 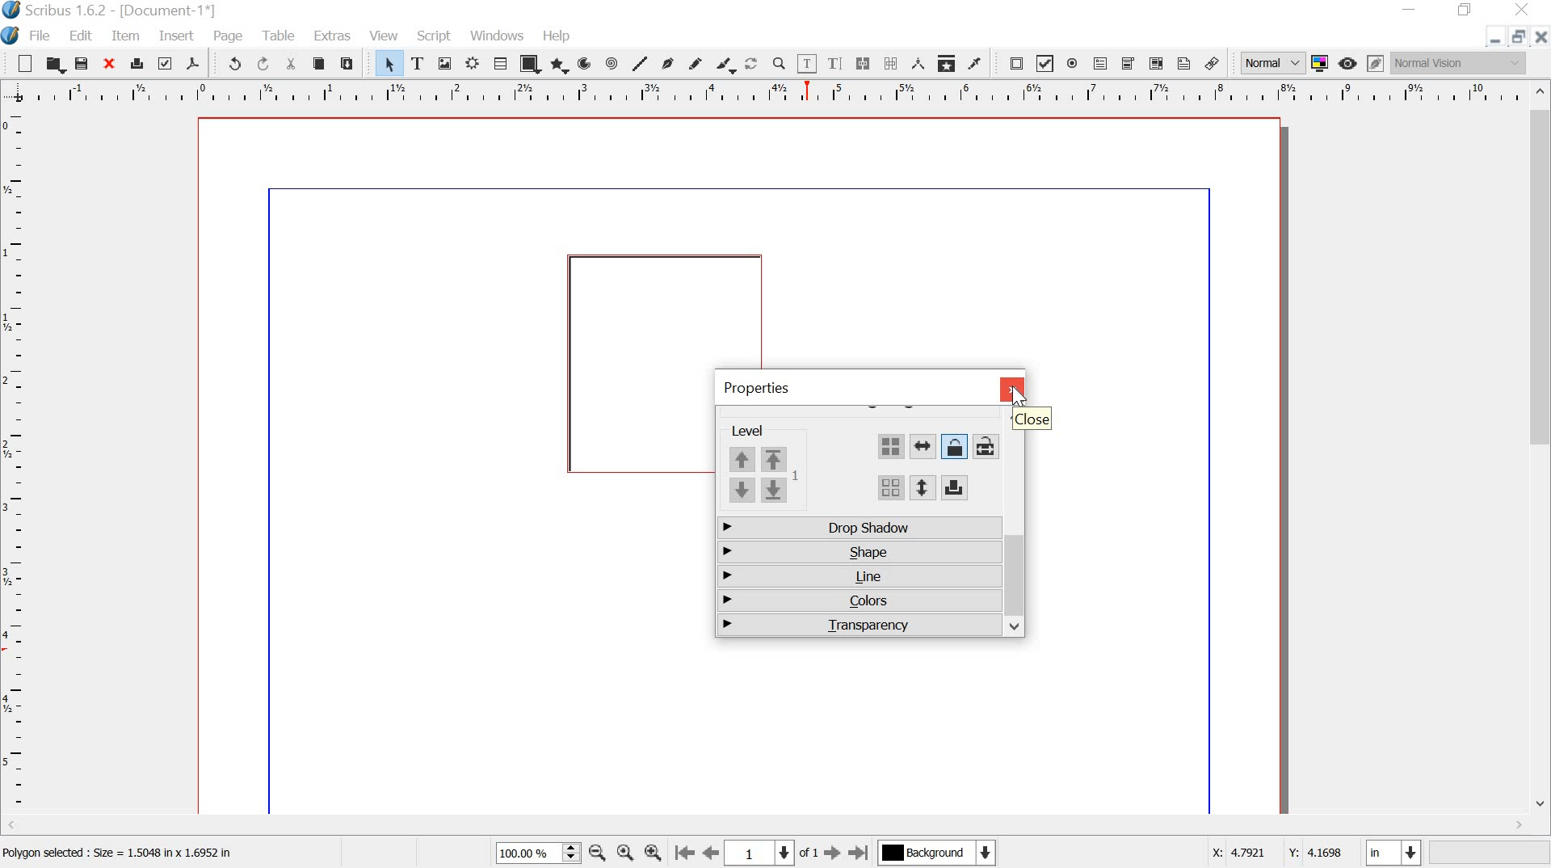 I want to click on pdf list box, so click(x=1155, y=64).